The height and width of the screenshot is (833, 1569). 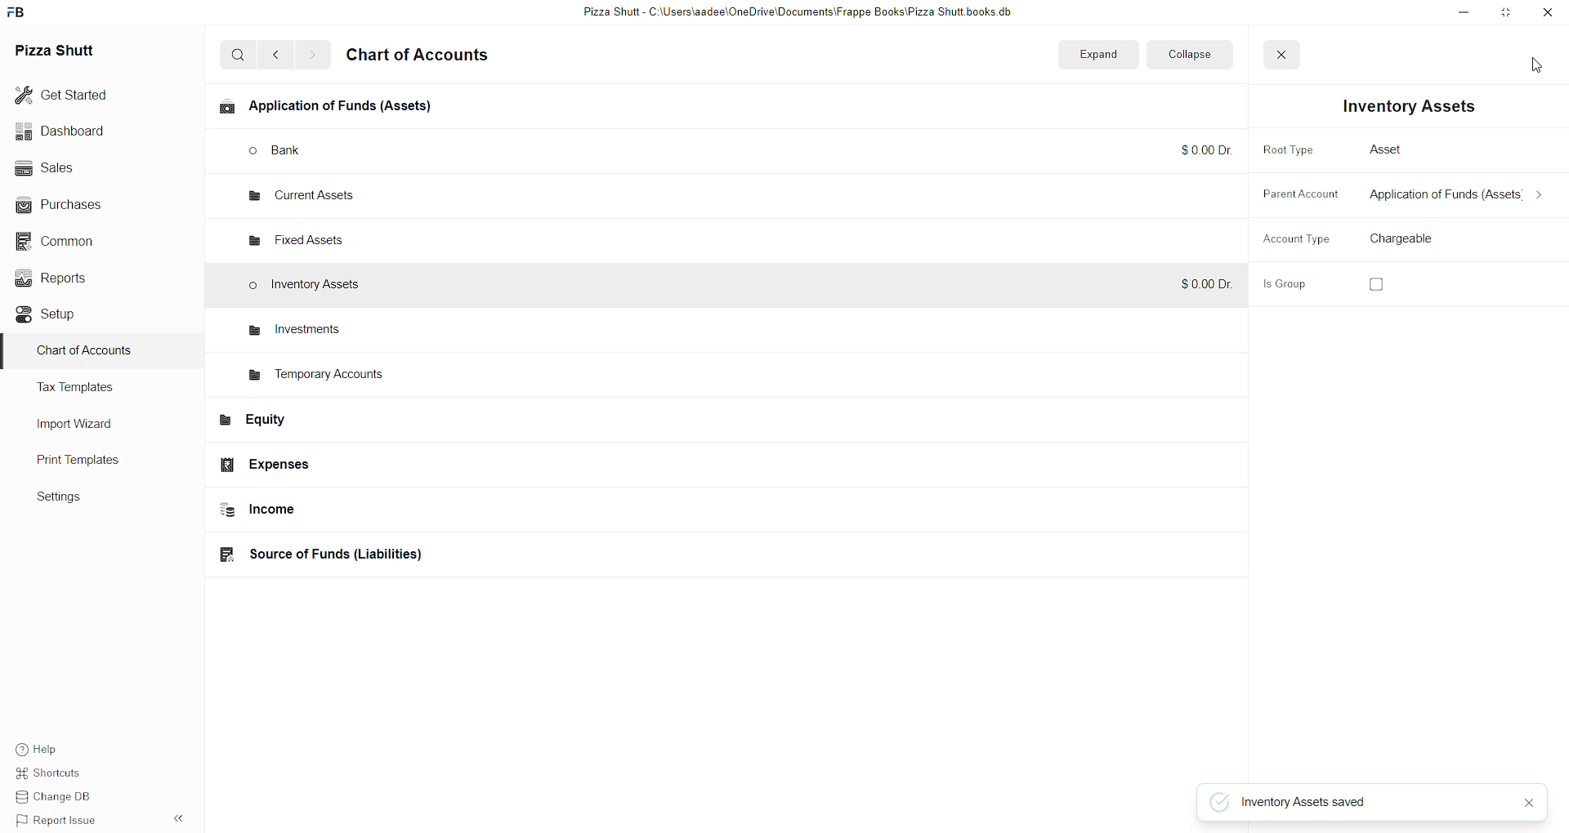 I want to click on select account type, so click(x=1415, y=239).